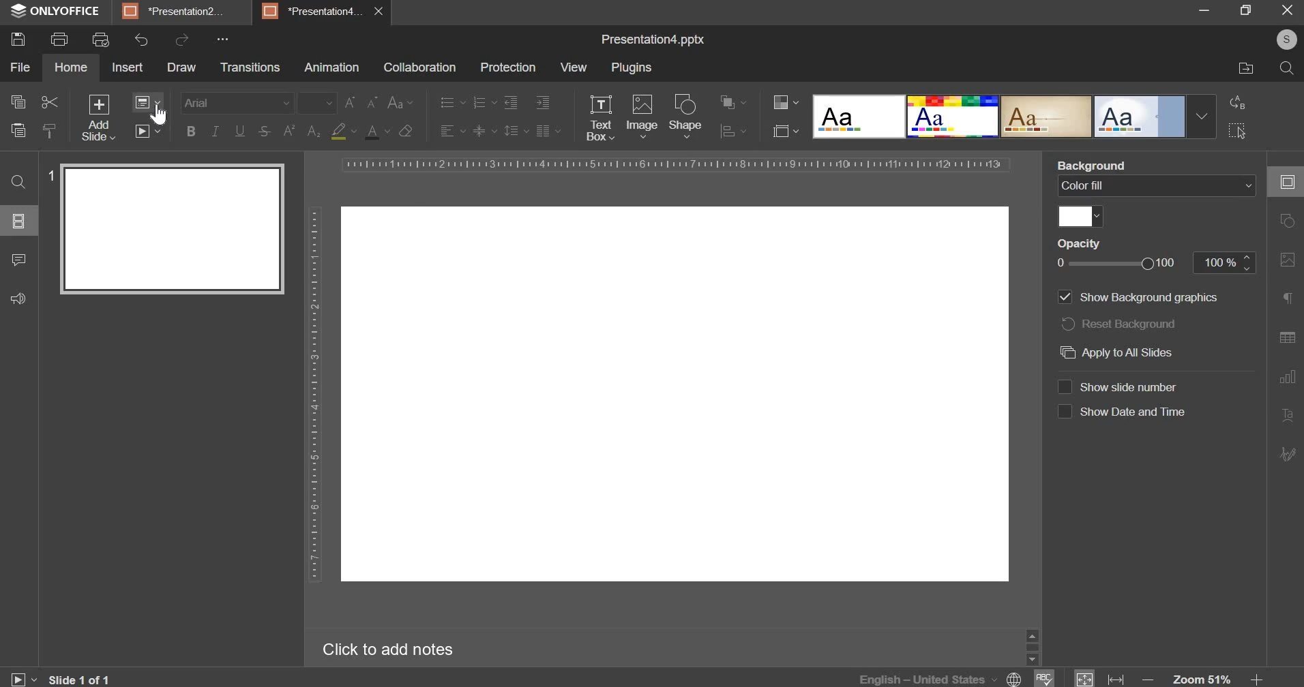 The width and height of the screenshot is (1304, 687). Describe the element at coordinates (1064, 412) in the screenshot. I see `check box` at that location.